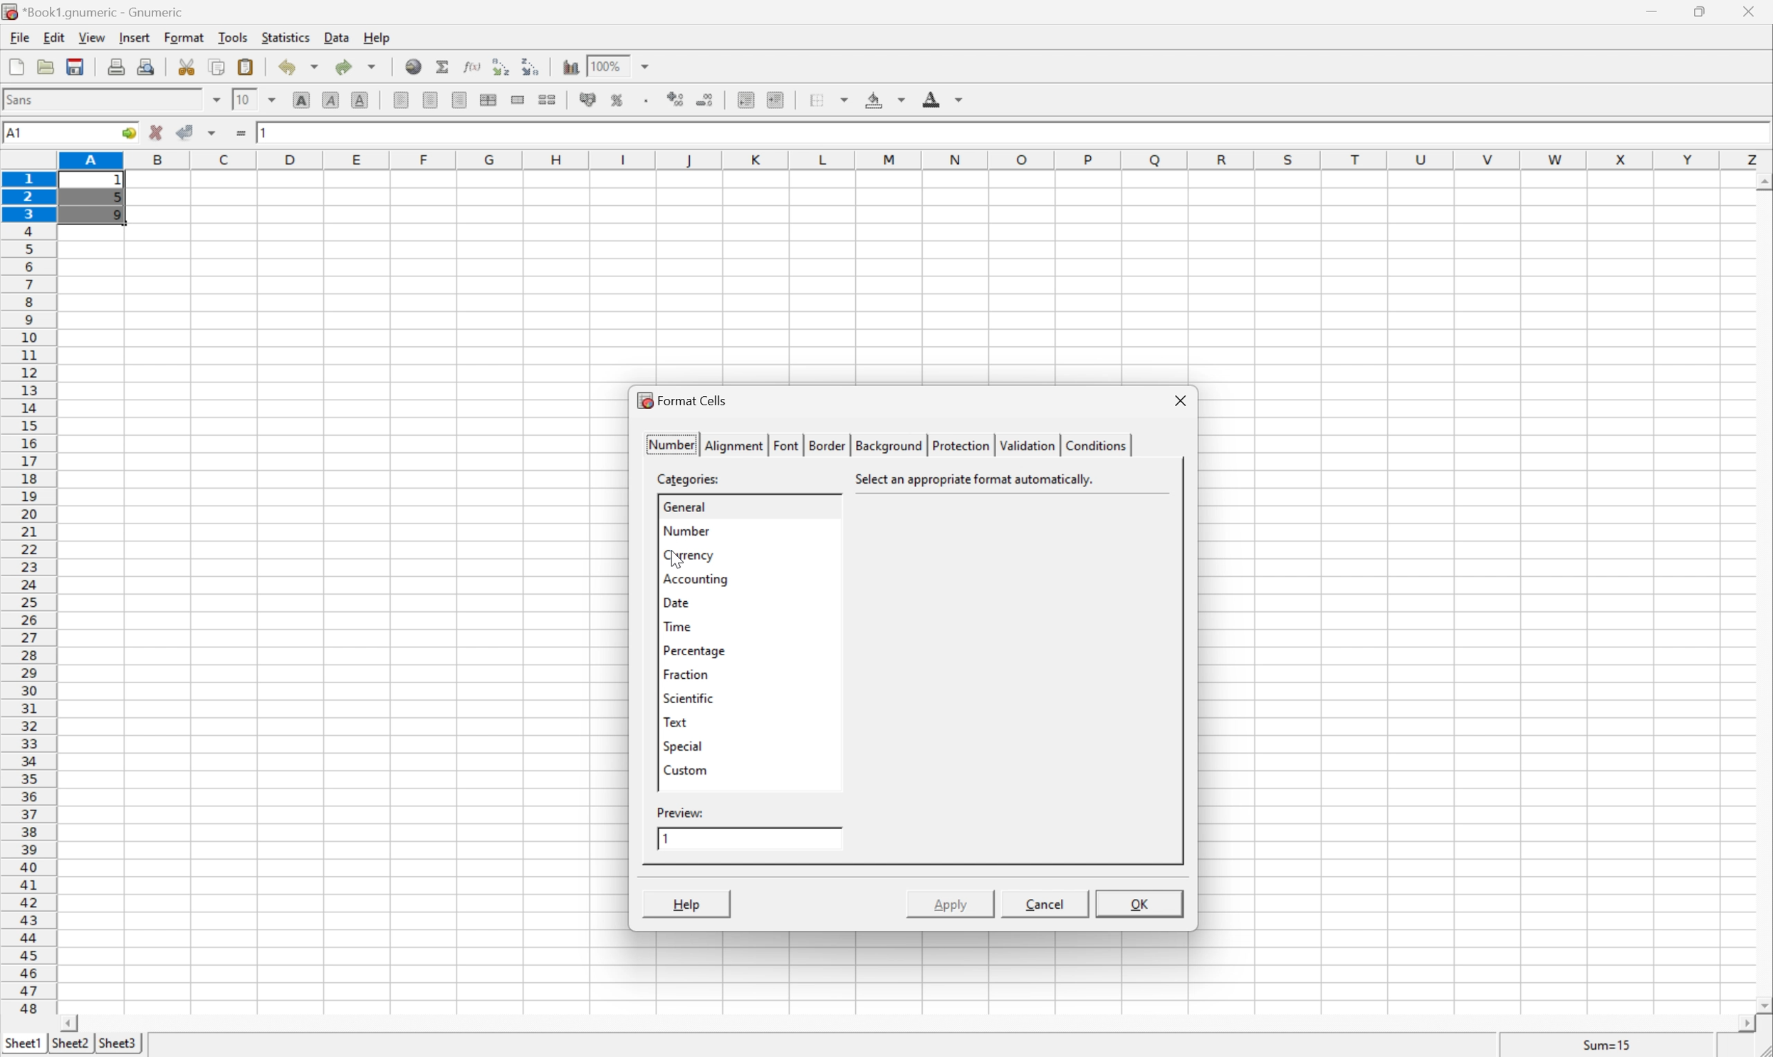 The height and width of the screenshot is (1057, 1773). I want to click on scroll left, so click(68, 1024).